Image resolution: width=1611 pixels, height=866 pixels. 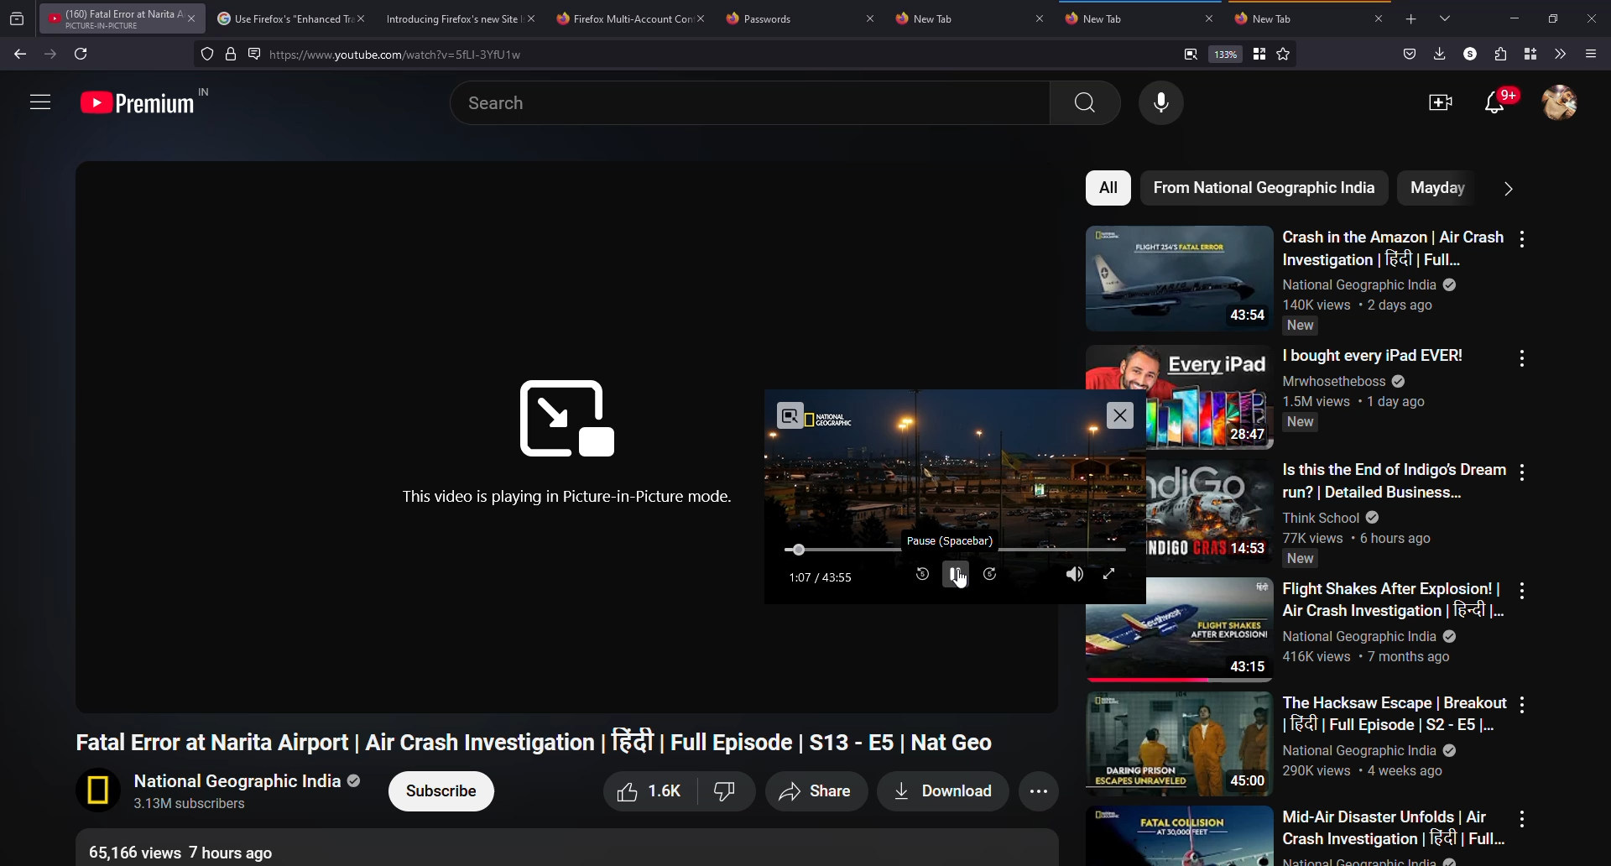 What do you see at coordinates (724, 791) in the screenshot?
I see `Dislike` at bounding box center [724, 791].